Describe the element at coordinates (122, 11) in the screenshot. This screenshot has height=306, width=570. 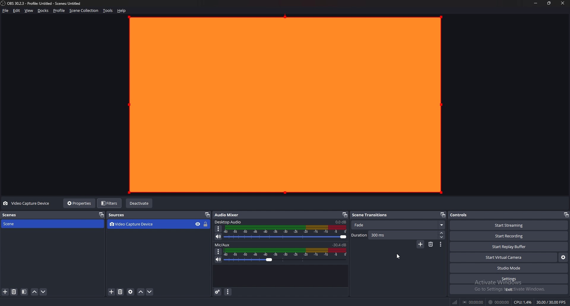
I see `help` at that location.